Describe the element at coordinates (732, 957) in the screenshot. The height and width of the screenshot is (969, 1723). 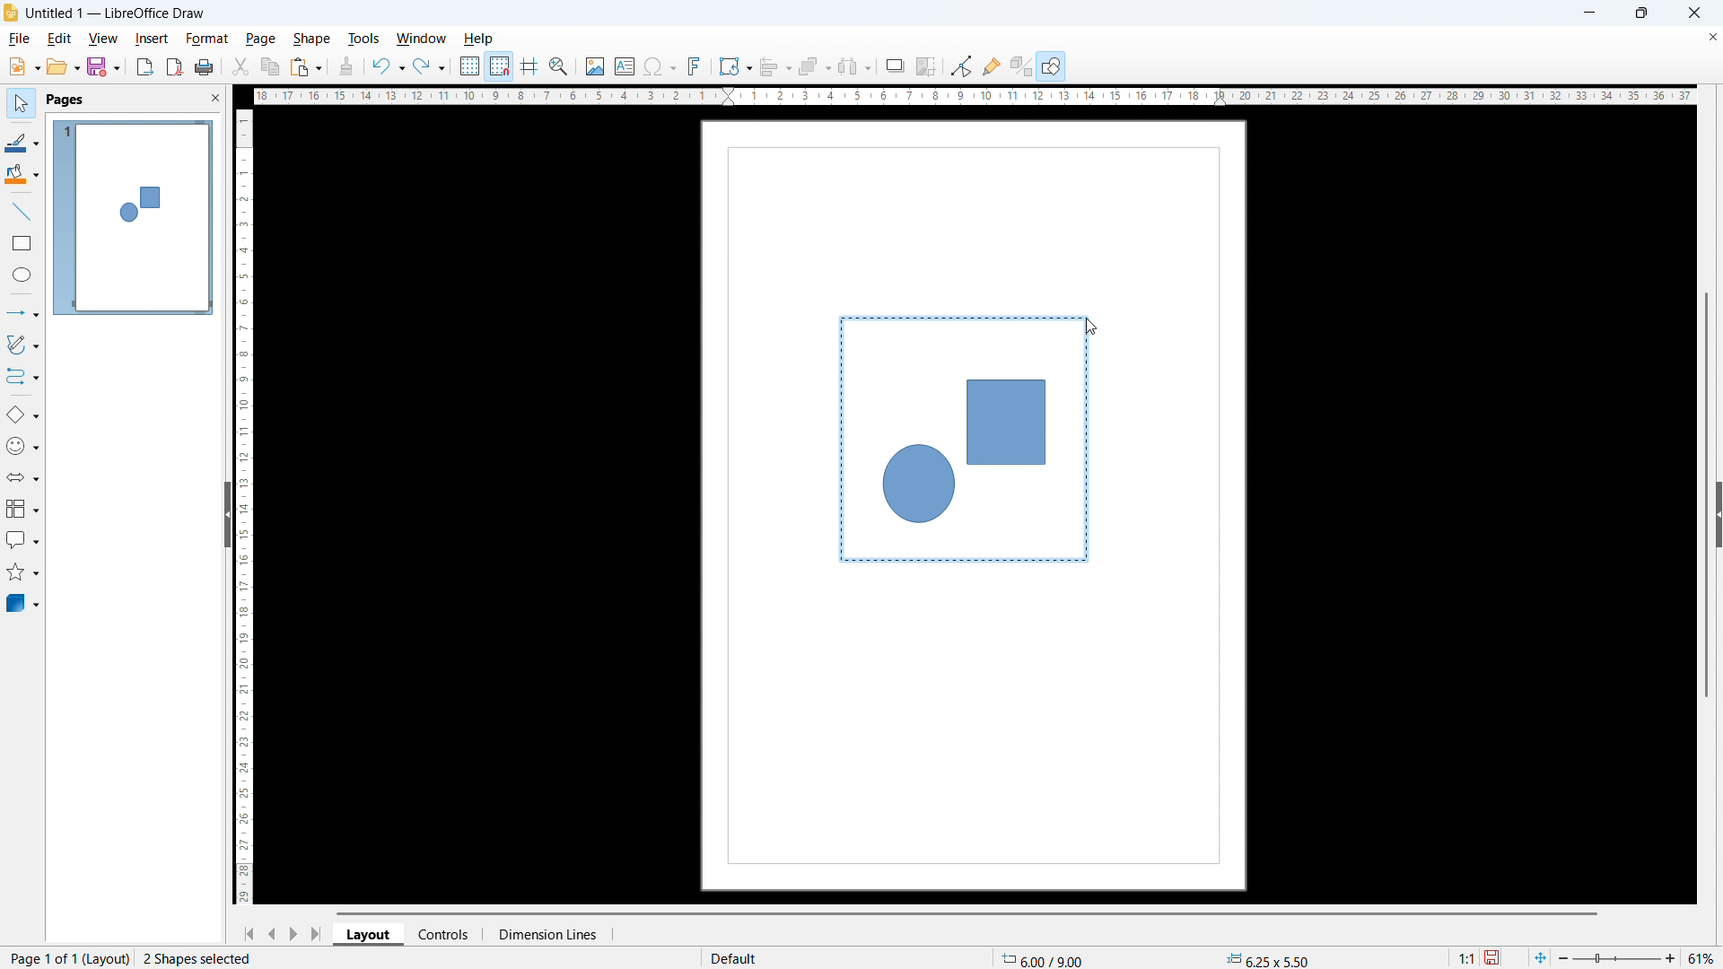
I see `default page display` at that location.